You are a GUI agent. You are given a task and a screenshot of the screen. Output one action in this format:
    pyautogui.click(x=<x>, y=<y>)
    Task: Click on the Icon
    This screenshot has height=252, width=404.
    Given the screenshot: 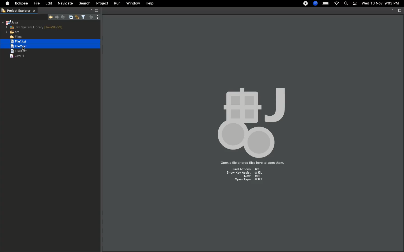 What is the action you would take?
    pyautogui.click(x=251, y=118)
    